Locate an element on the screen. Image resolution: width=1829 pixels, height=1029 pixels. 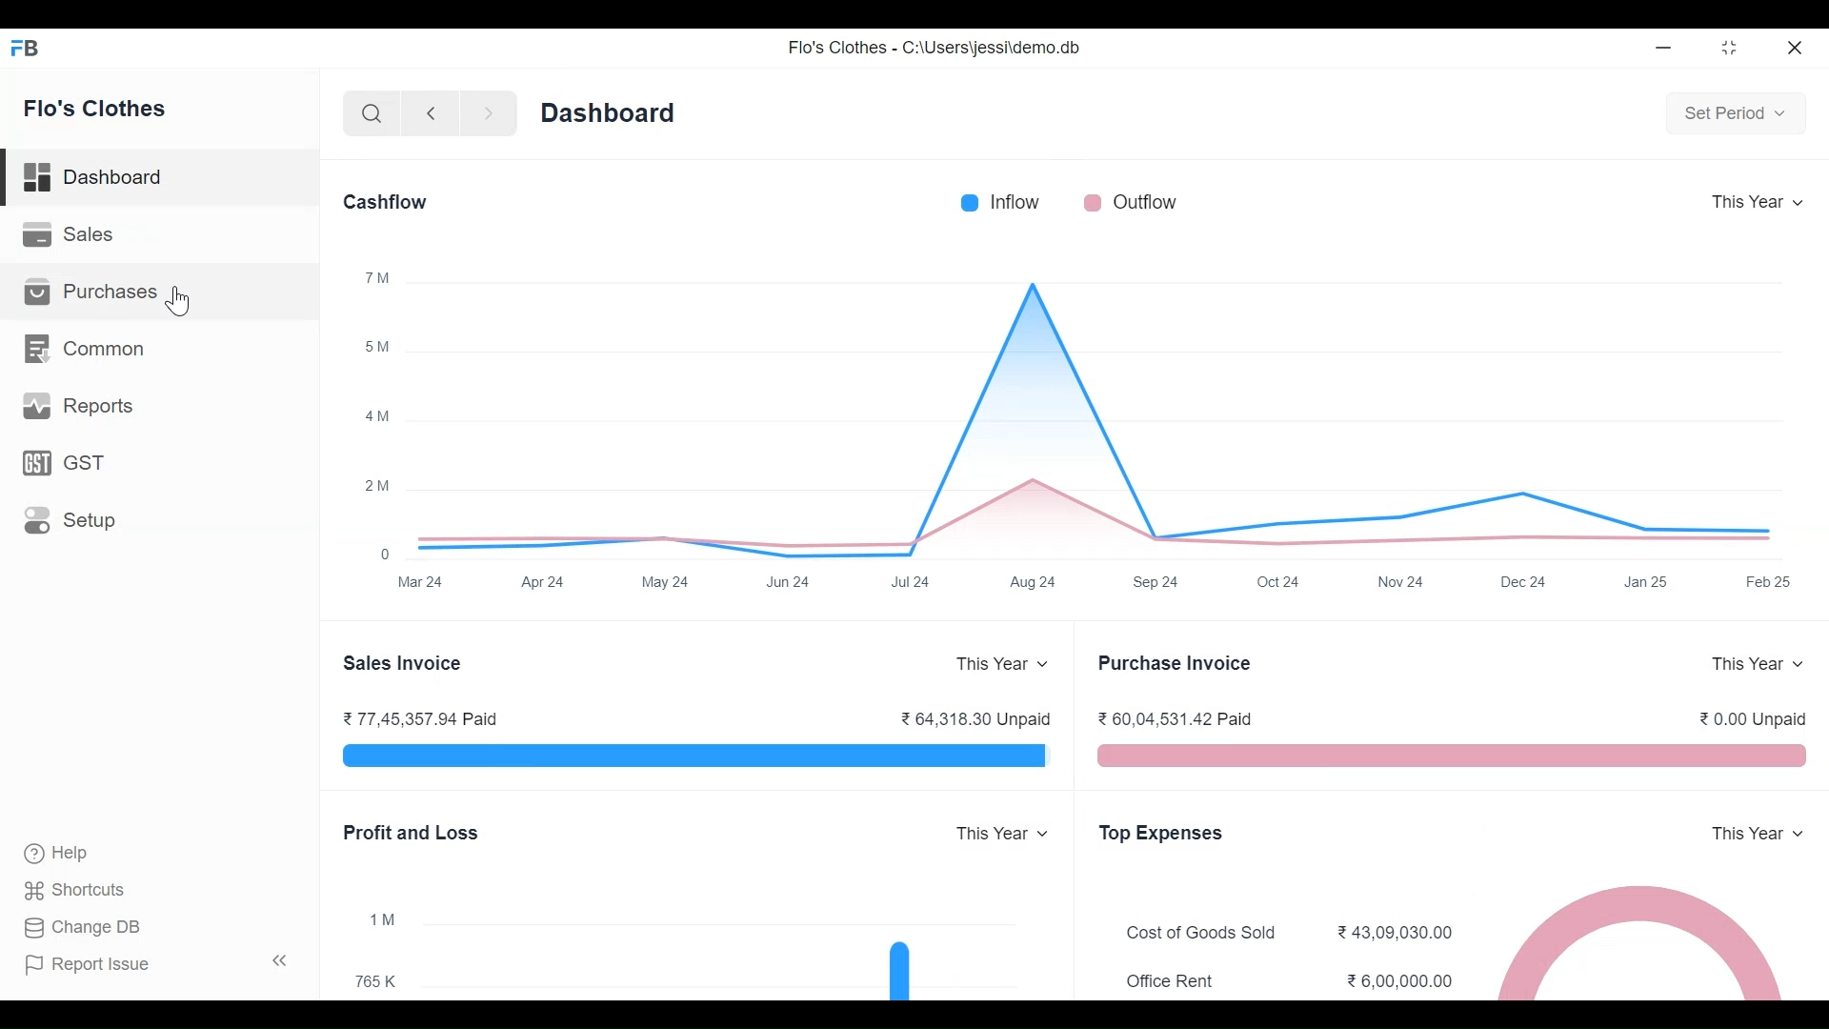
Set Period  is located at coordinates (1735, 112).